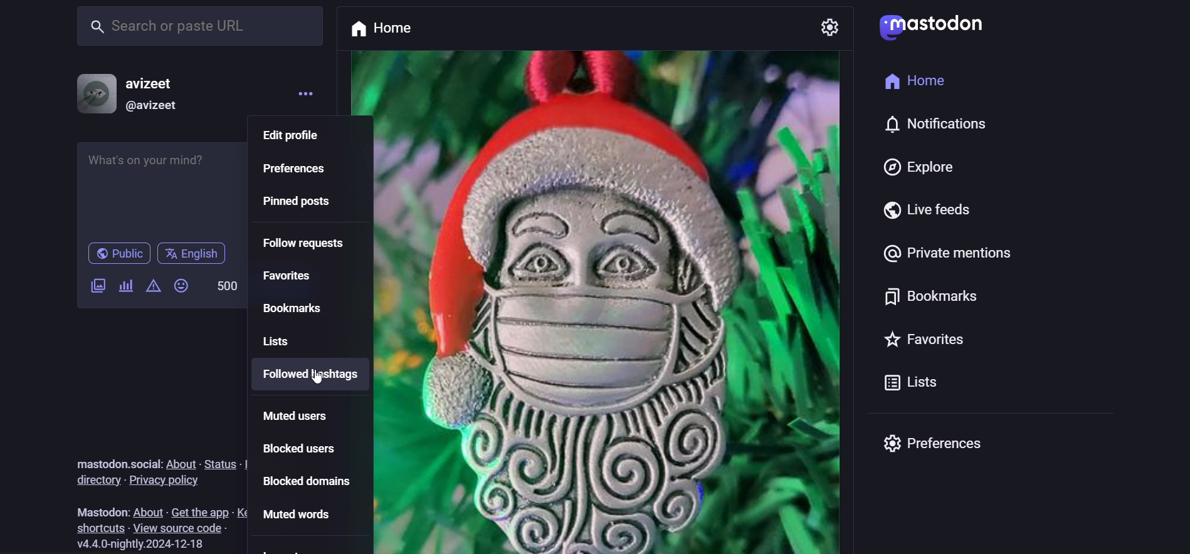 The height and width of the screenshot is (554, 1190). Describe the element at coordinates (88, 93) in the screenshot. I see `profile picture` at that location.